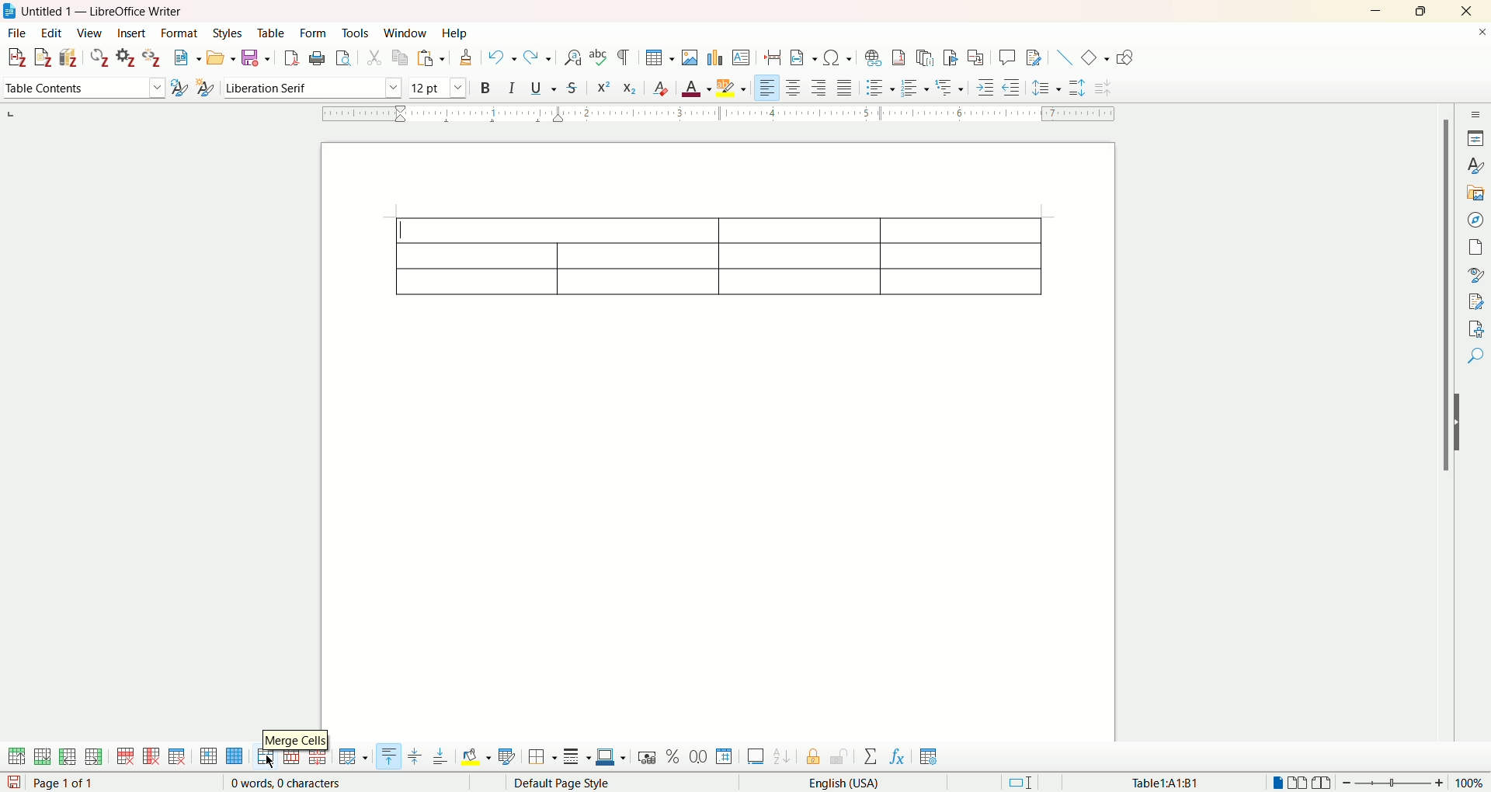 The image size is (1491, 792). What do you see at coordinates (573, 88) in the screenshot?
I see `strikethrough` at bounding box center [573, 88].